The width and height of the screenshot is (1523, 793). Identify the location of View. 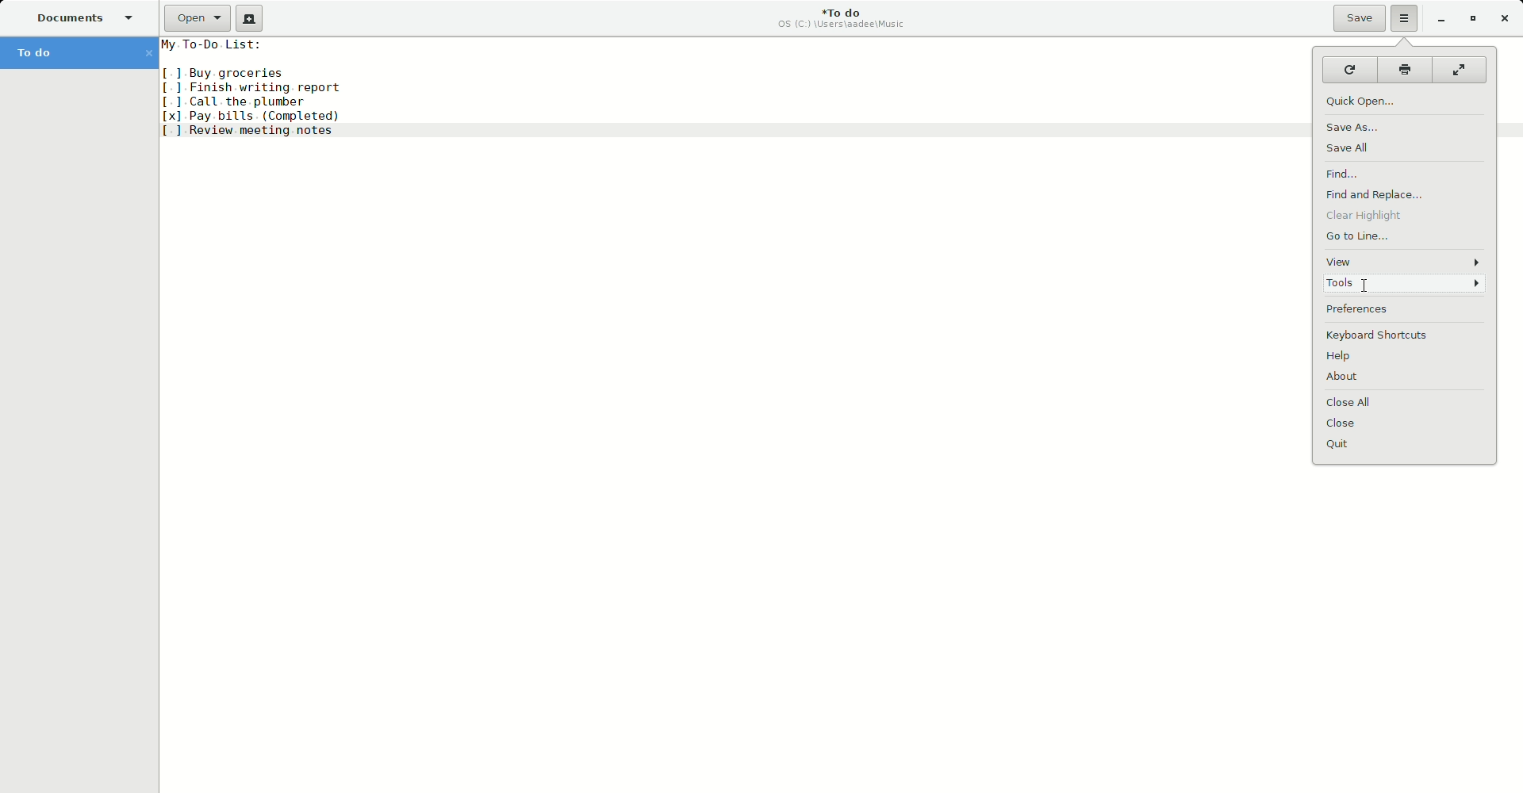
(1404, 262).